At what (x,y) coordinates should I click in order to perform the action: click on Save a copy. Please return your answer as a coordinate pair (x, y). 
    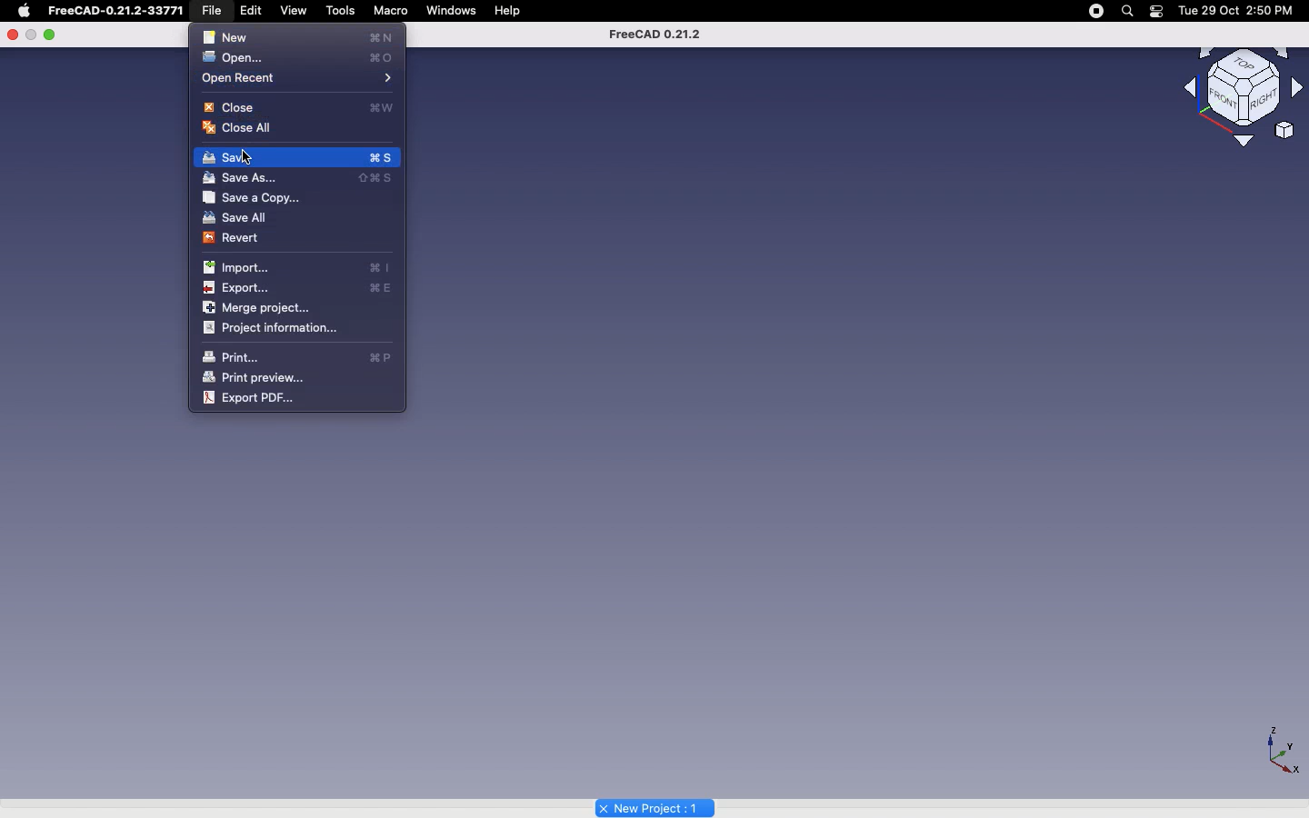
    Looking at the image, I should click on (254, 195).